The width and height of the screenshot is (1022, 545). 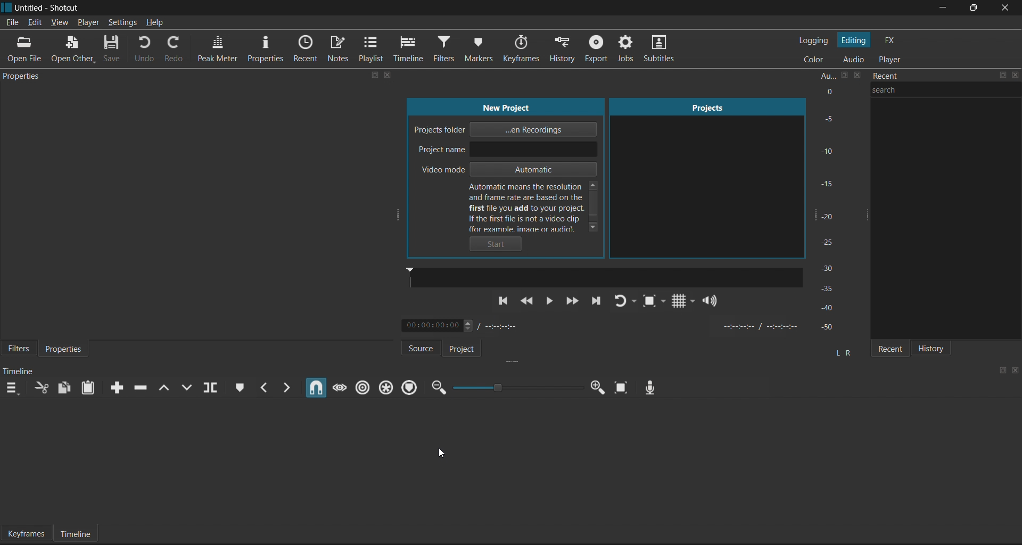 I want to click on recent, so click(x=933, y=77).